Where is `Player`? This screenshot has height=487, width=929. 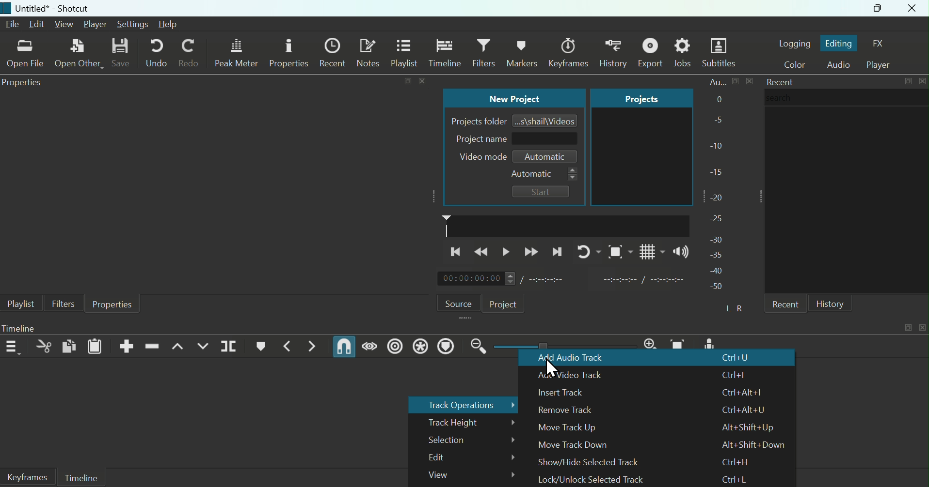
Player is located at coordinates (95, 24).